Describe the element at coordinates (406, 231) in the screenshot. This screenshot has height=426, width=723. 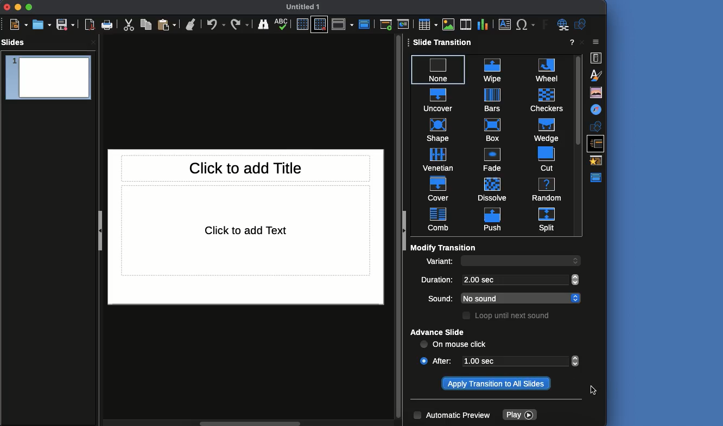
I see `Collapse` at that location.